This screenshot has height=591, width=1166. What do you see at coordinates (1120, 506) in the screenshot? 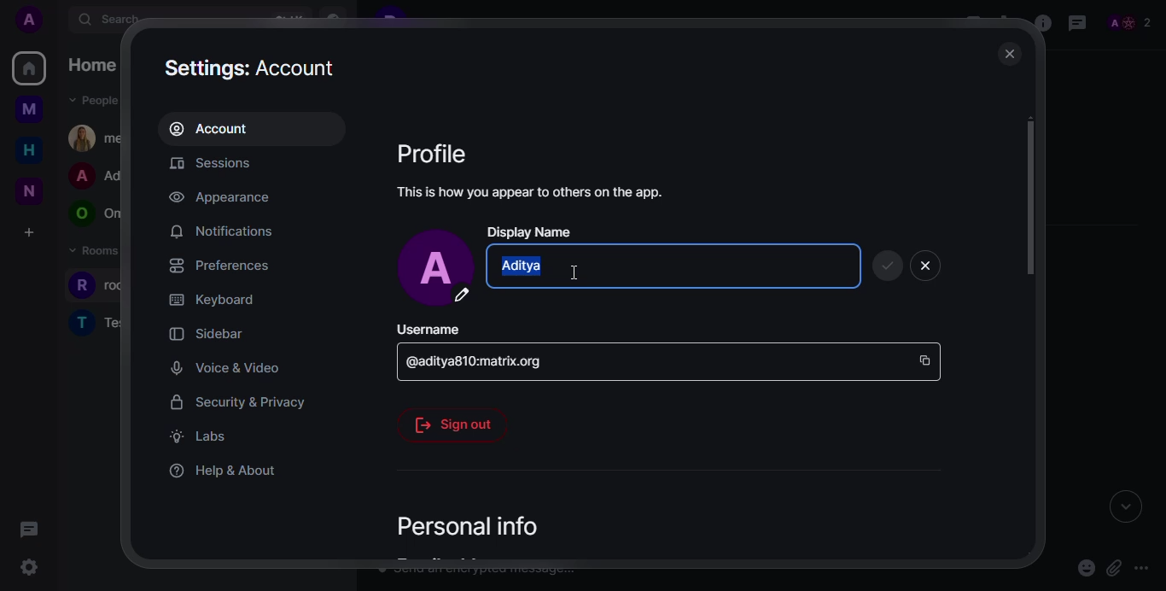
I see `expand` at bounding box center [1120, 506].